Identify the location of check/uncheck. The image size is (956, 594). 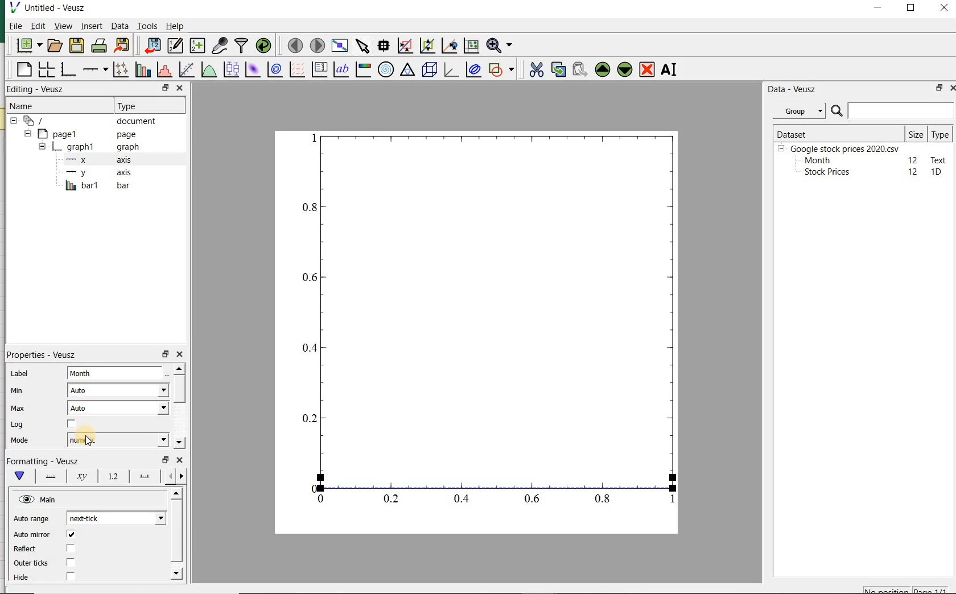
(70, 548).